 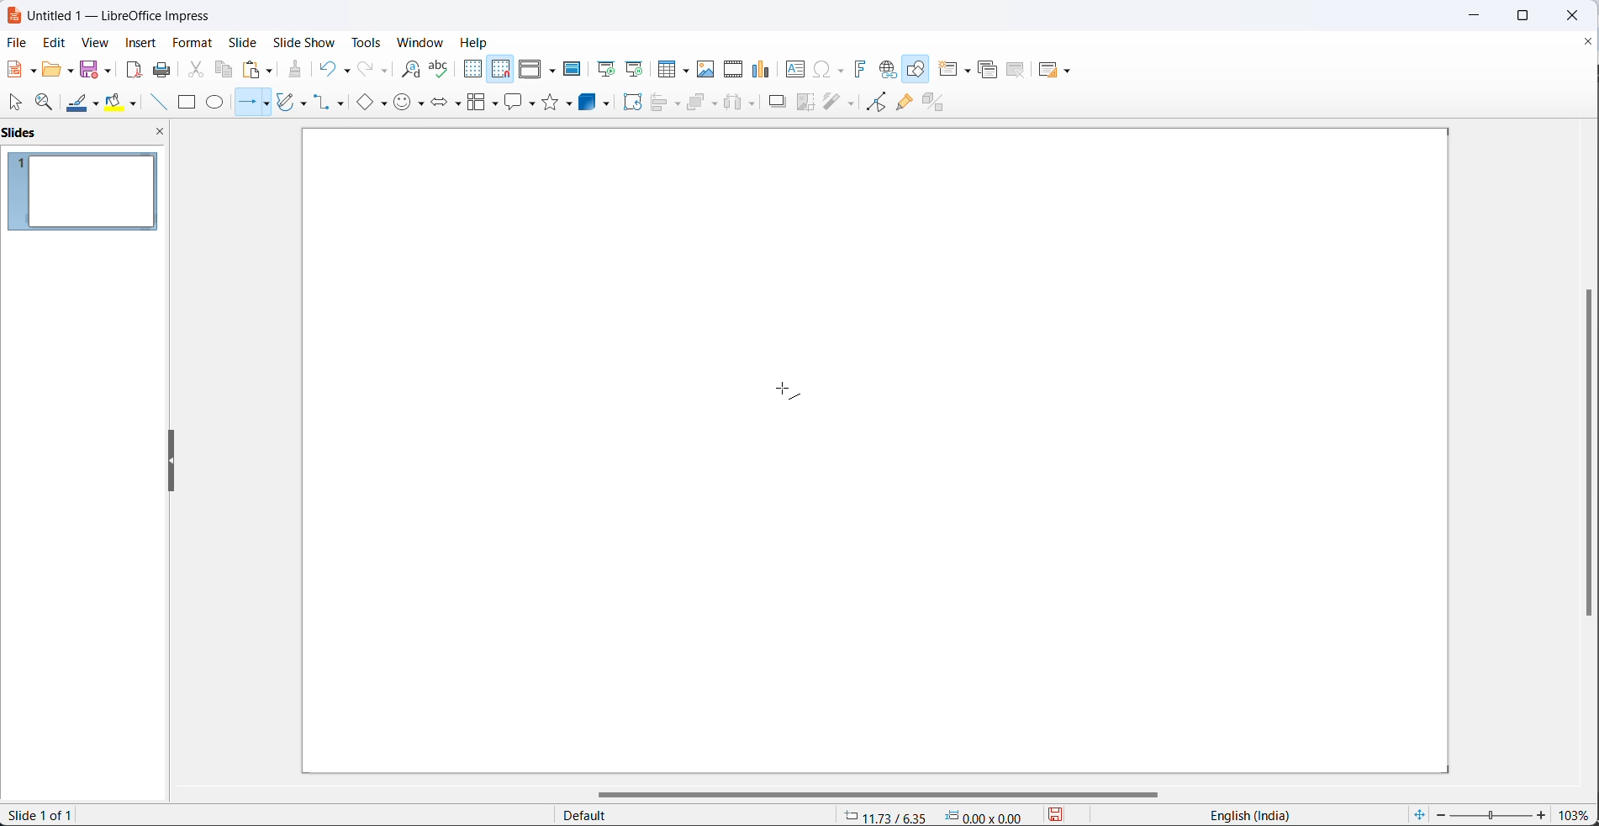 What do you see at coordinates (806, 103) in the screenshot?
I see `crop image` at bounding box center [806, 103].